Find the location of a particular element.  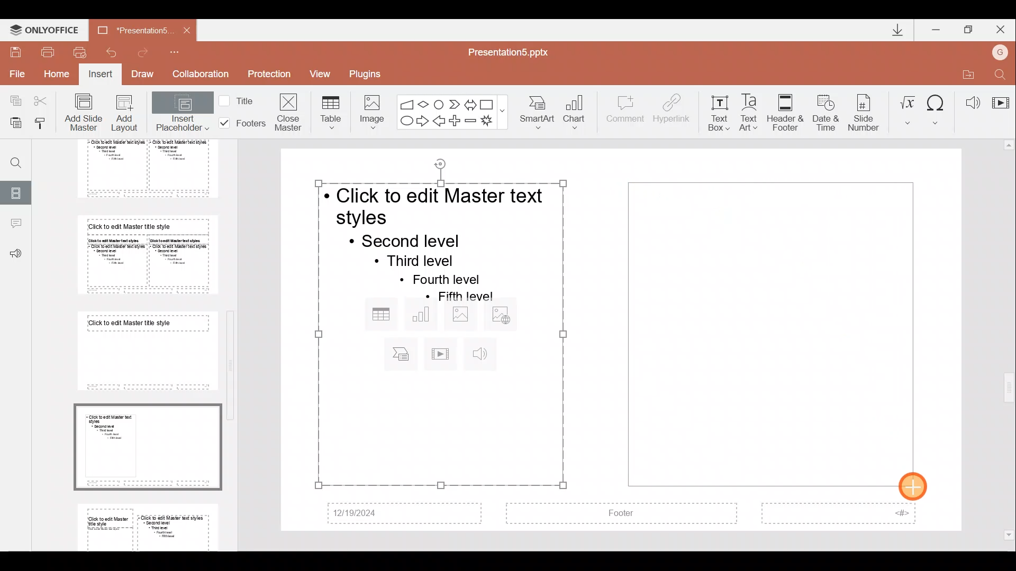

Slide number is located at coordinates (866, 110).